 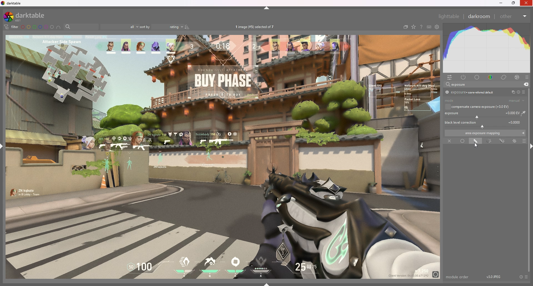 I want to click on reverse sort, so click(x=187, y=27).